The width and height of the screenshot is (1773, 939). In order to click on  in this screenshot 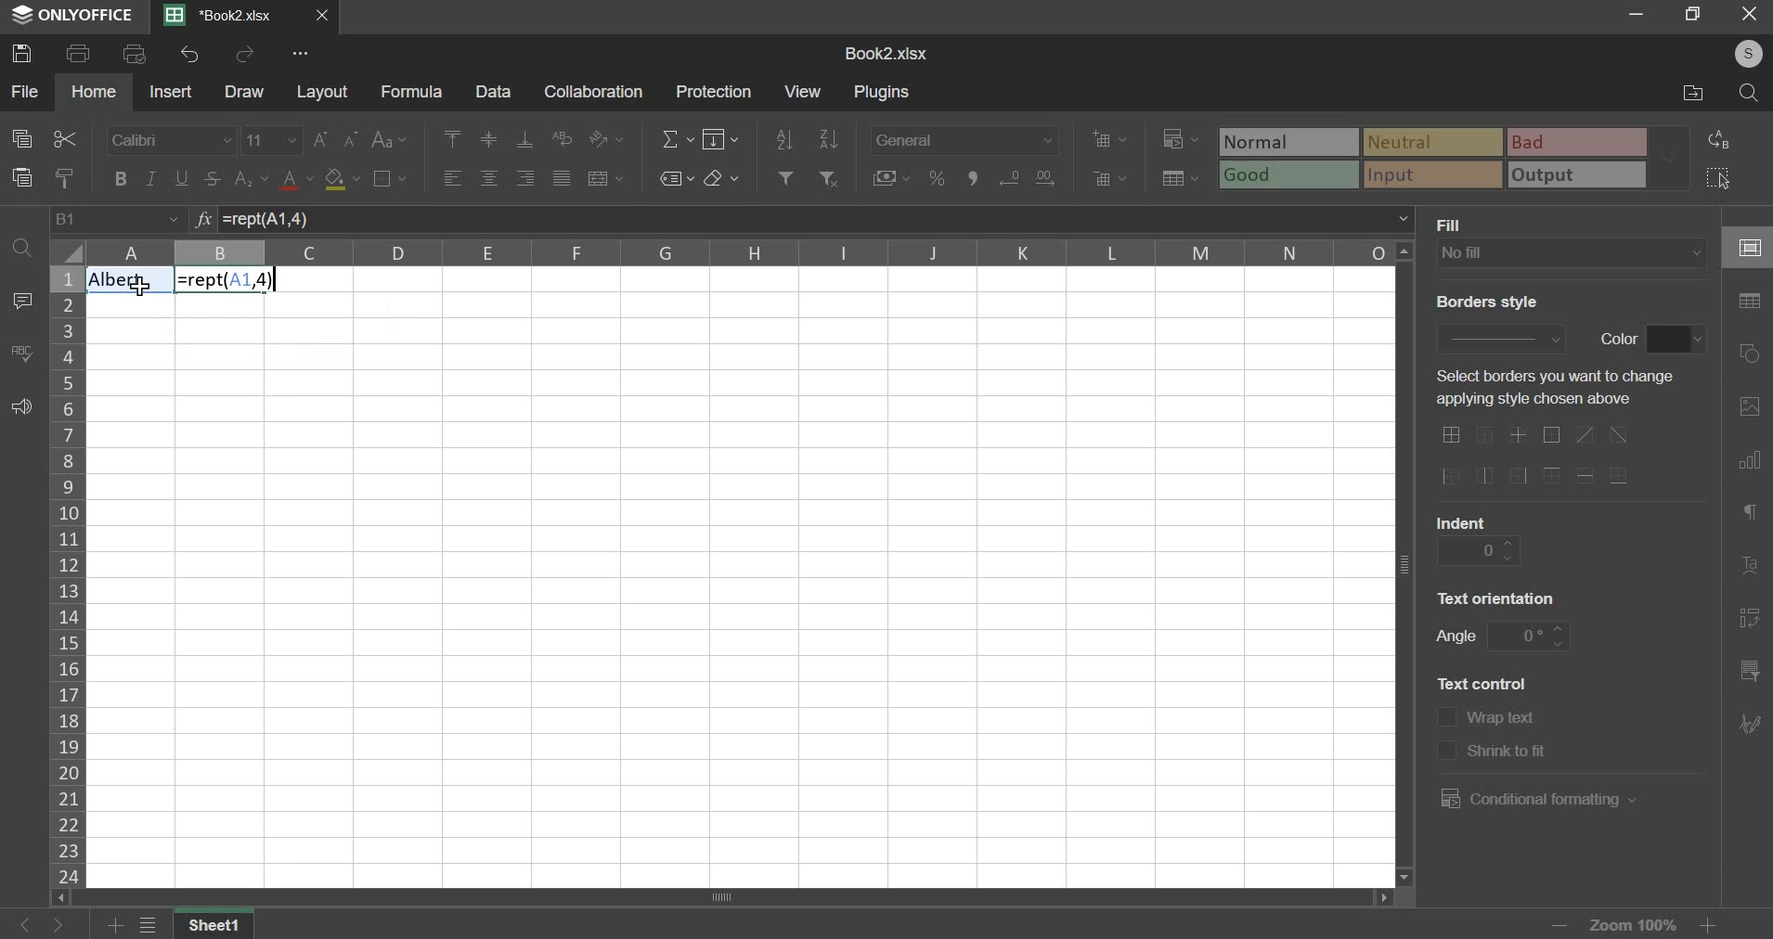, I will do `click(1754, 725)`.